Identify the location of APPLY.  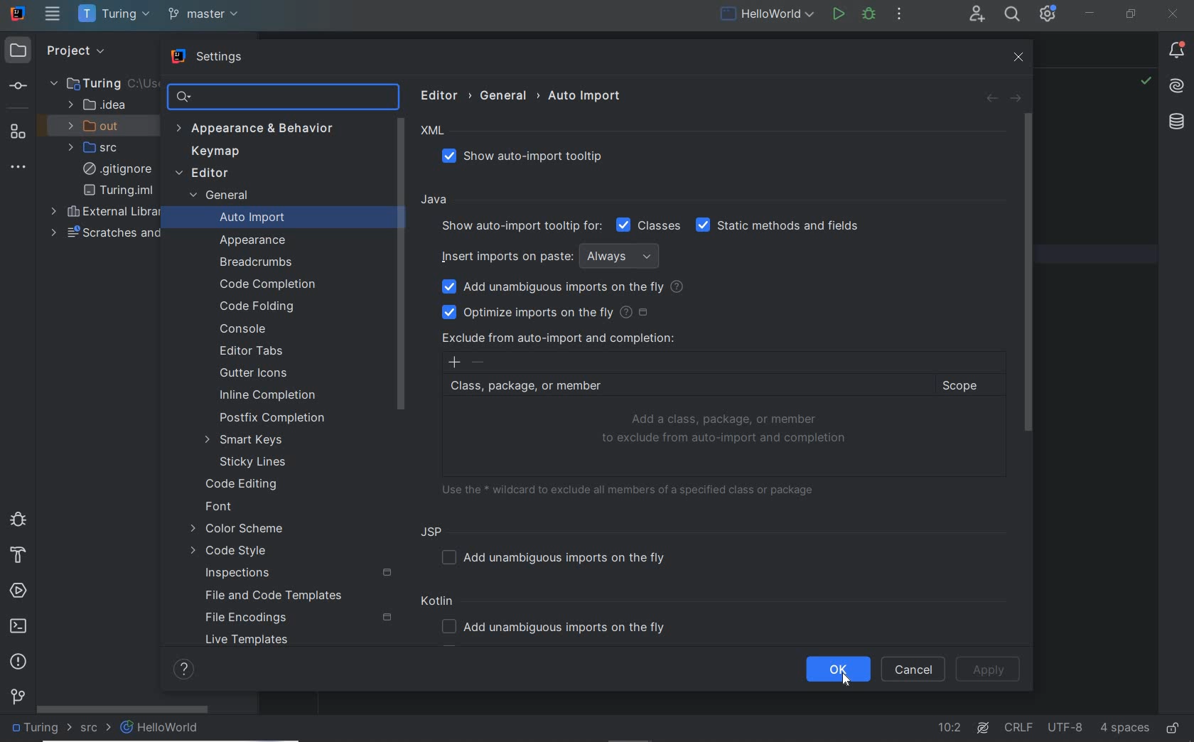
(989, 670).